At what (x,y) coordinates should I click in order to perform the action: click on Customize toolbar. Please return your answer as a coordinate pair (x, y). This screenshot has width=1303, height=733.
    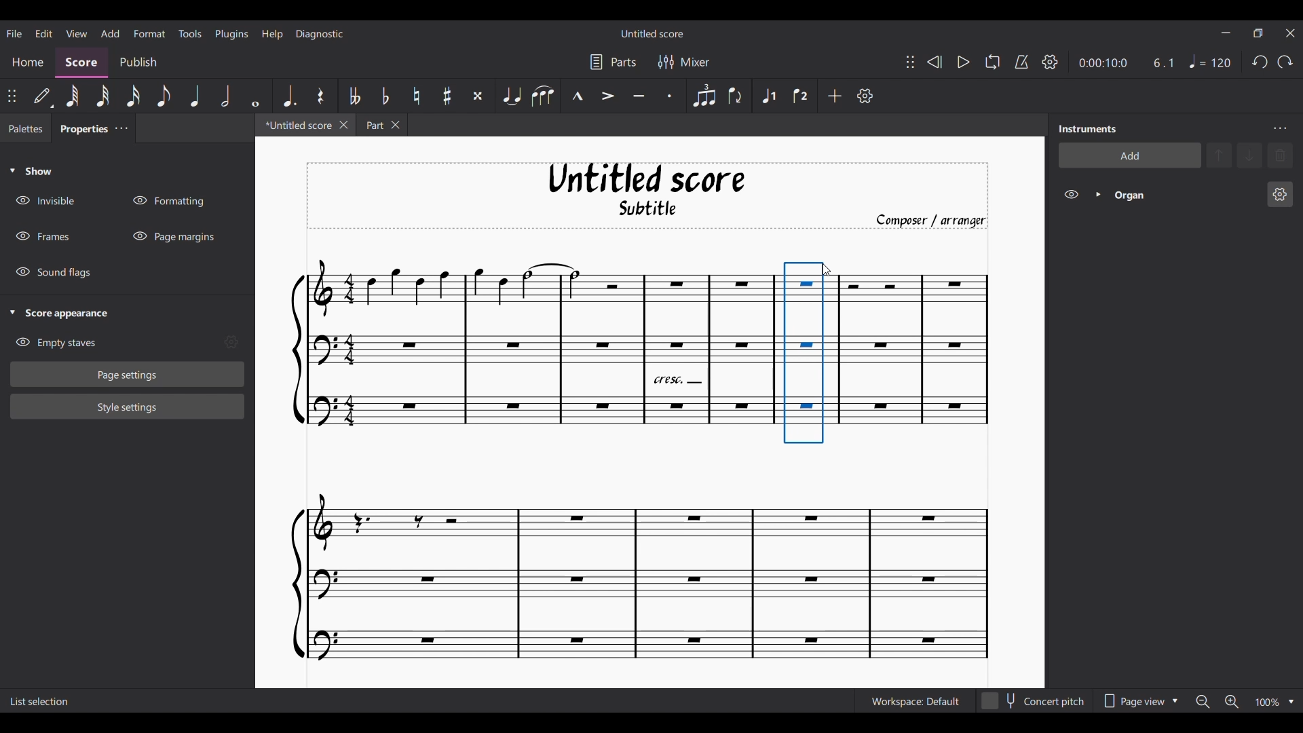
    Looking at the image, I should click on (865, 96).